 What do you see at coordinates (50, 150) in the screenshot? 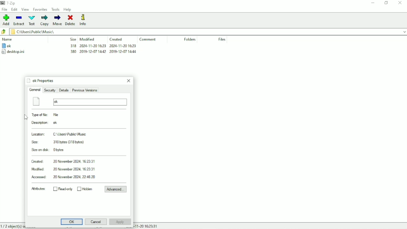
I see `Size on disk` at bounding box center [50, 150].